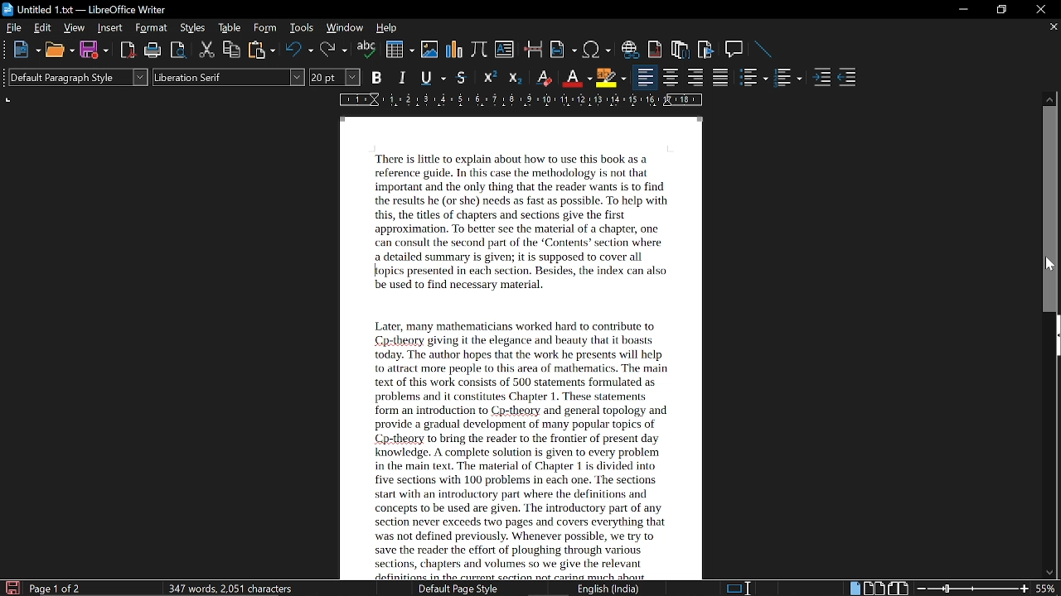 This screenshot has height=596, width=1061. Describe the element at coordinates (455, 51) in the screenshot. I see `insert chart` at that location.